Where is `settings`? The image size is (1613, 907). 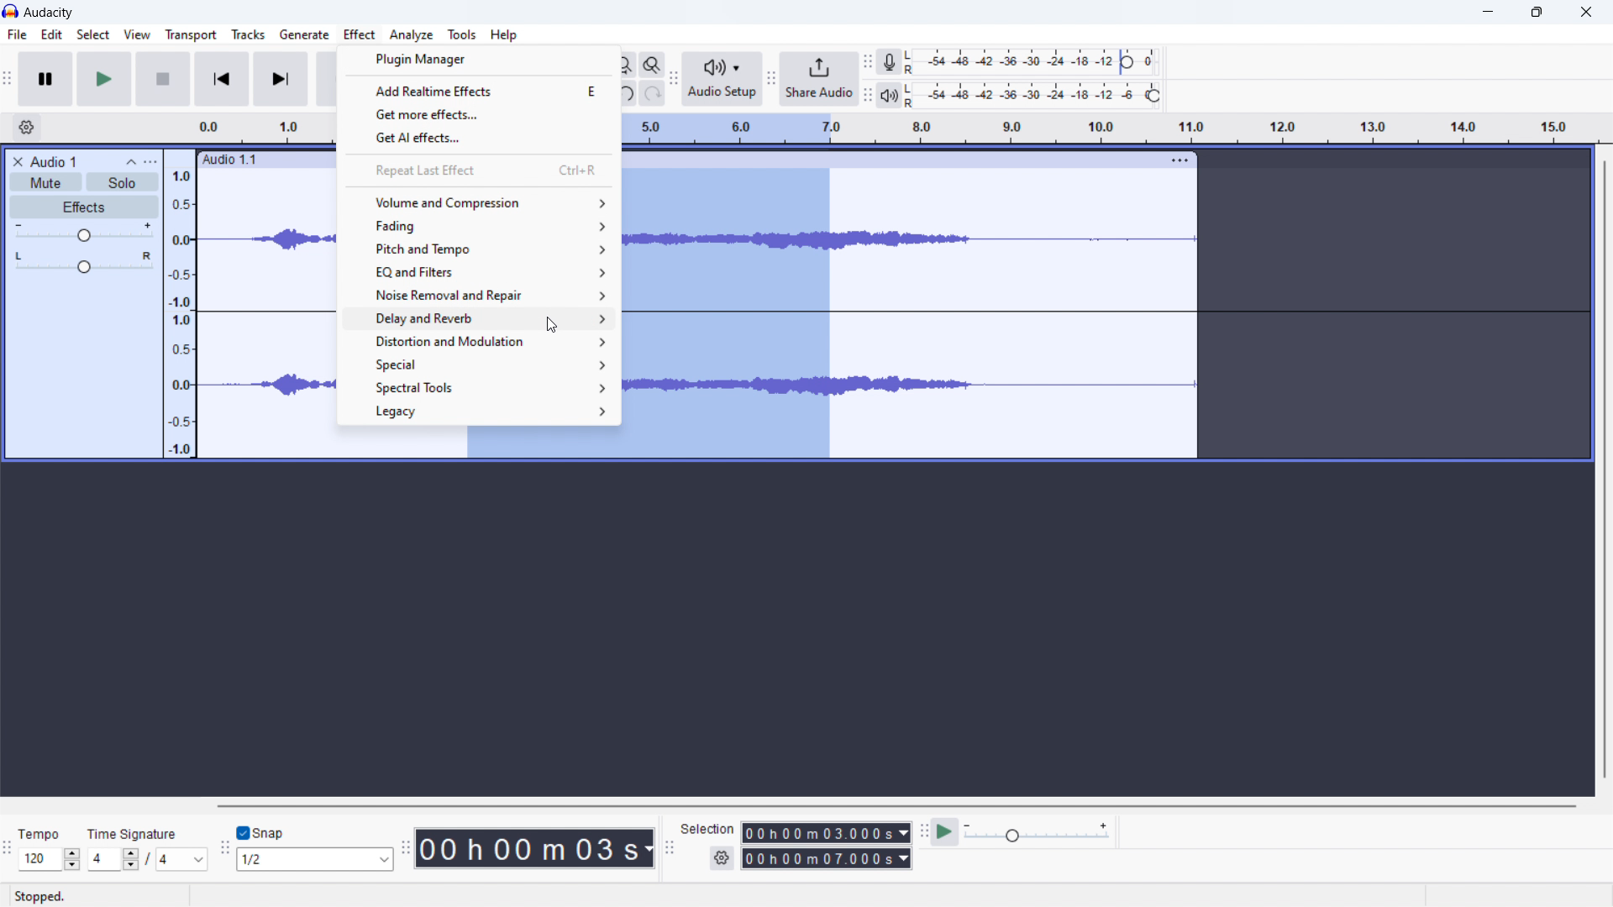 settings is located at coordinates (25, 128).